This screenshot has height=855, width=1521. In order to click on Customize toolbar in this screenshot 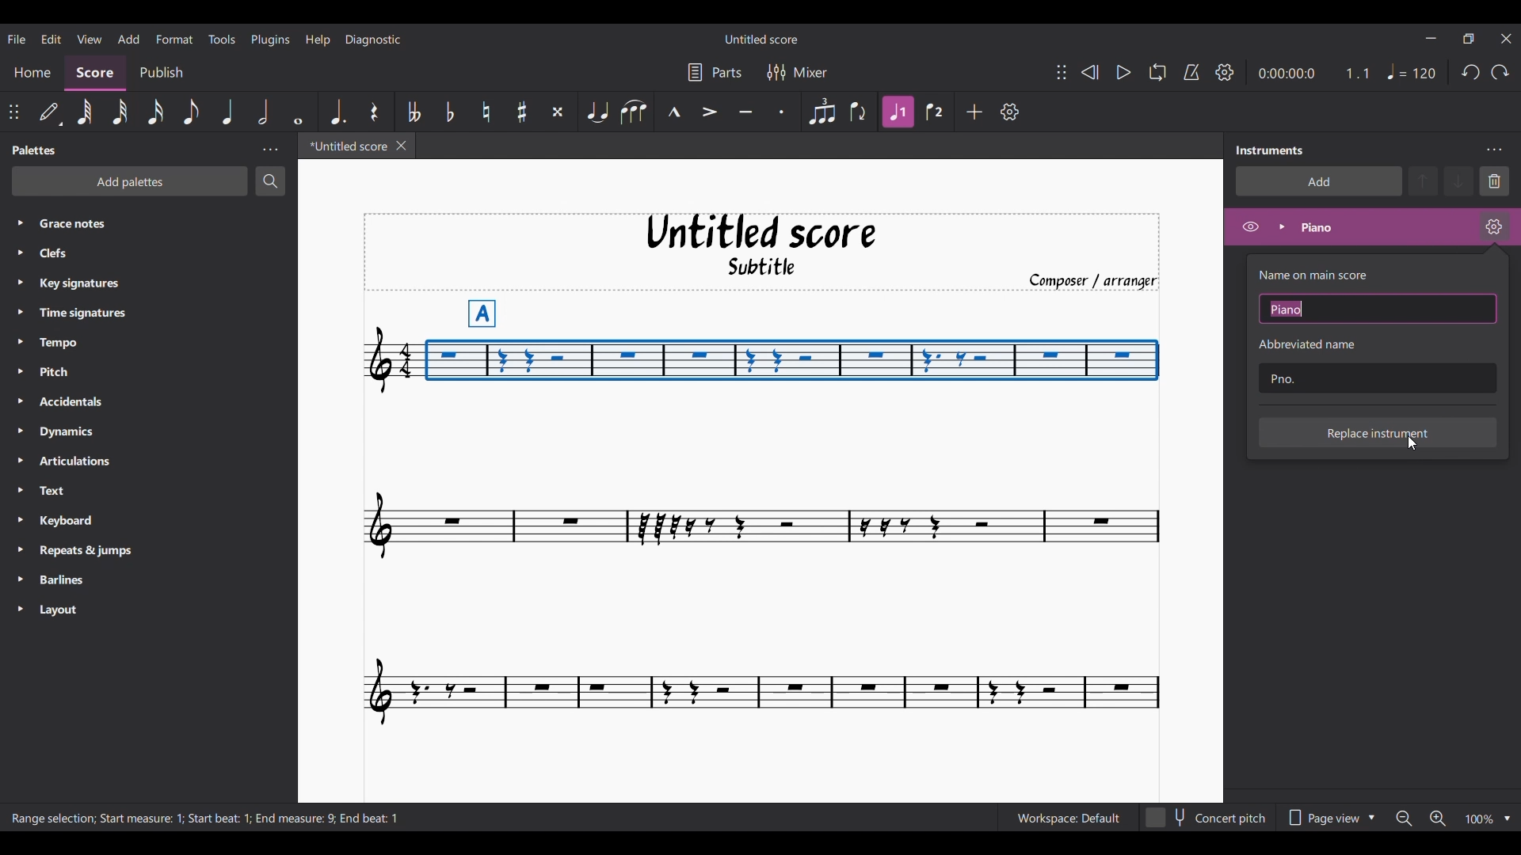, I will do `click(1010, 112)`.